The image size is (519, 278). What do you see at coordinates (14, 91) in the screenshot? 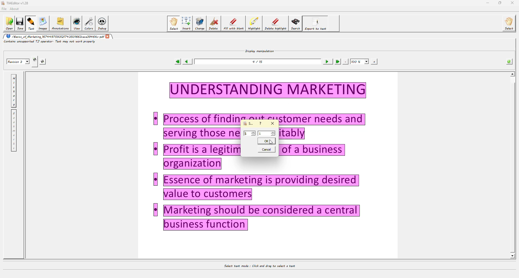
I see `history` at bounding box center [14, 91].